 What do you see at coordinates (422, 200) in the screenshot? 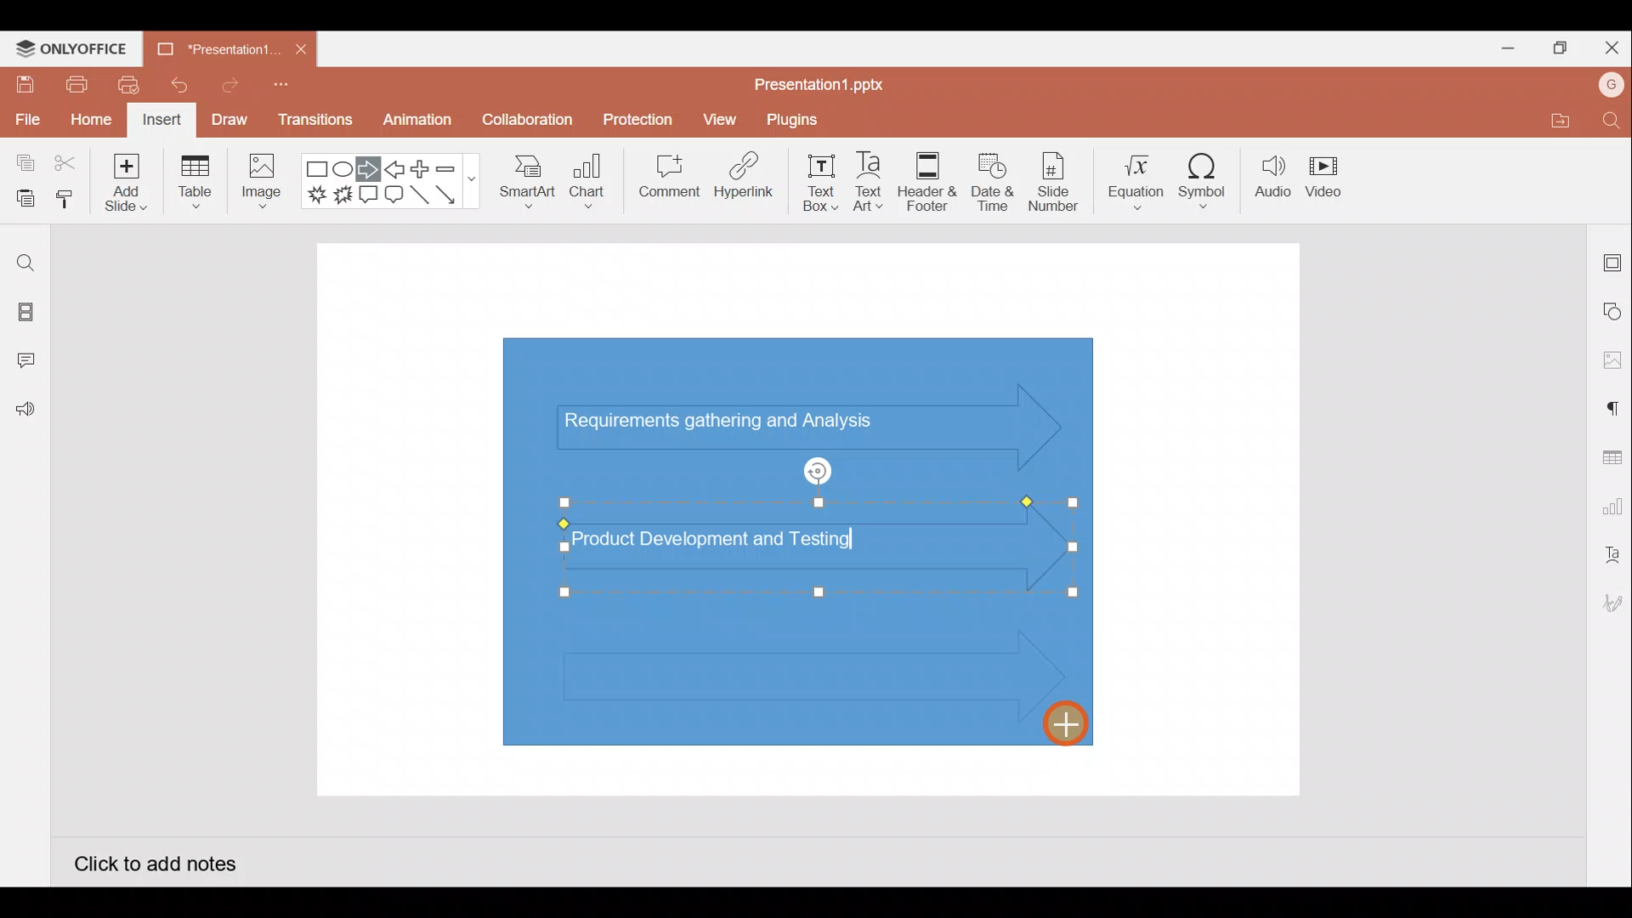
I see `Line` at bounding box center [422, 200].